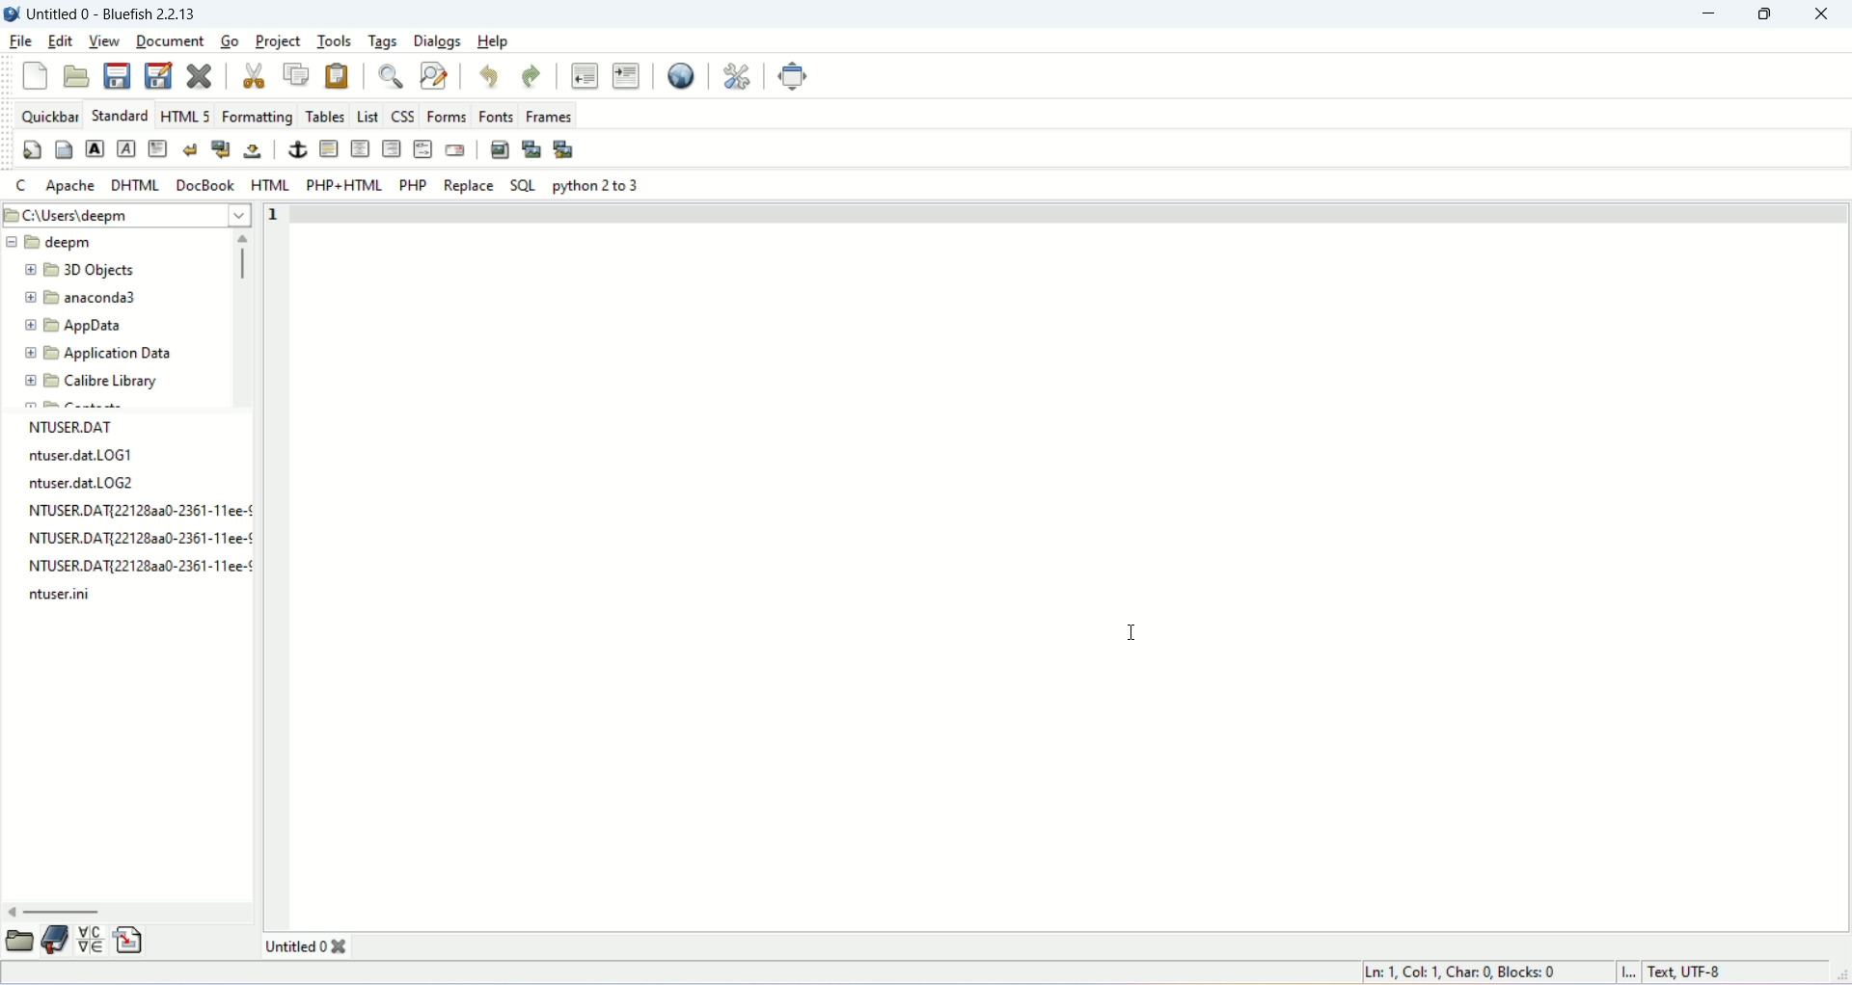  I want to click on CSS, so click(403, 114).